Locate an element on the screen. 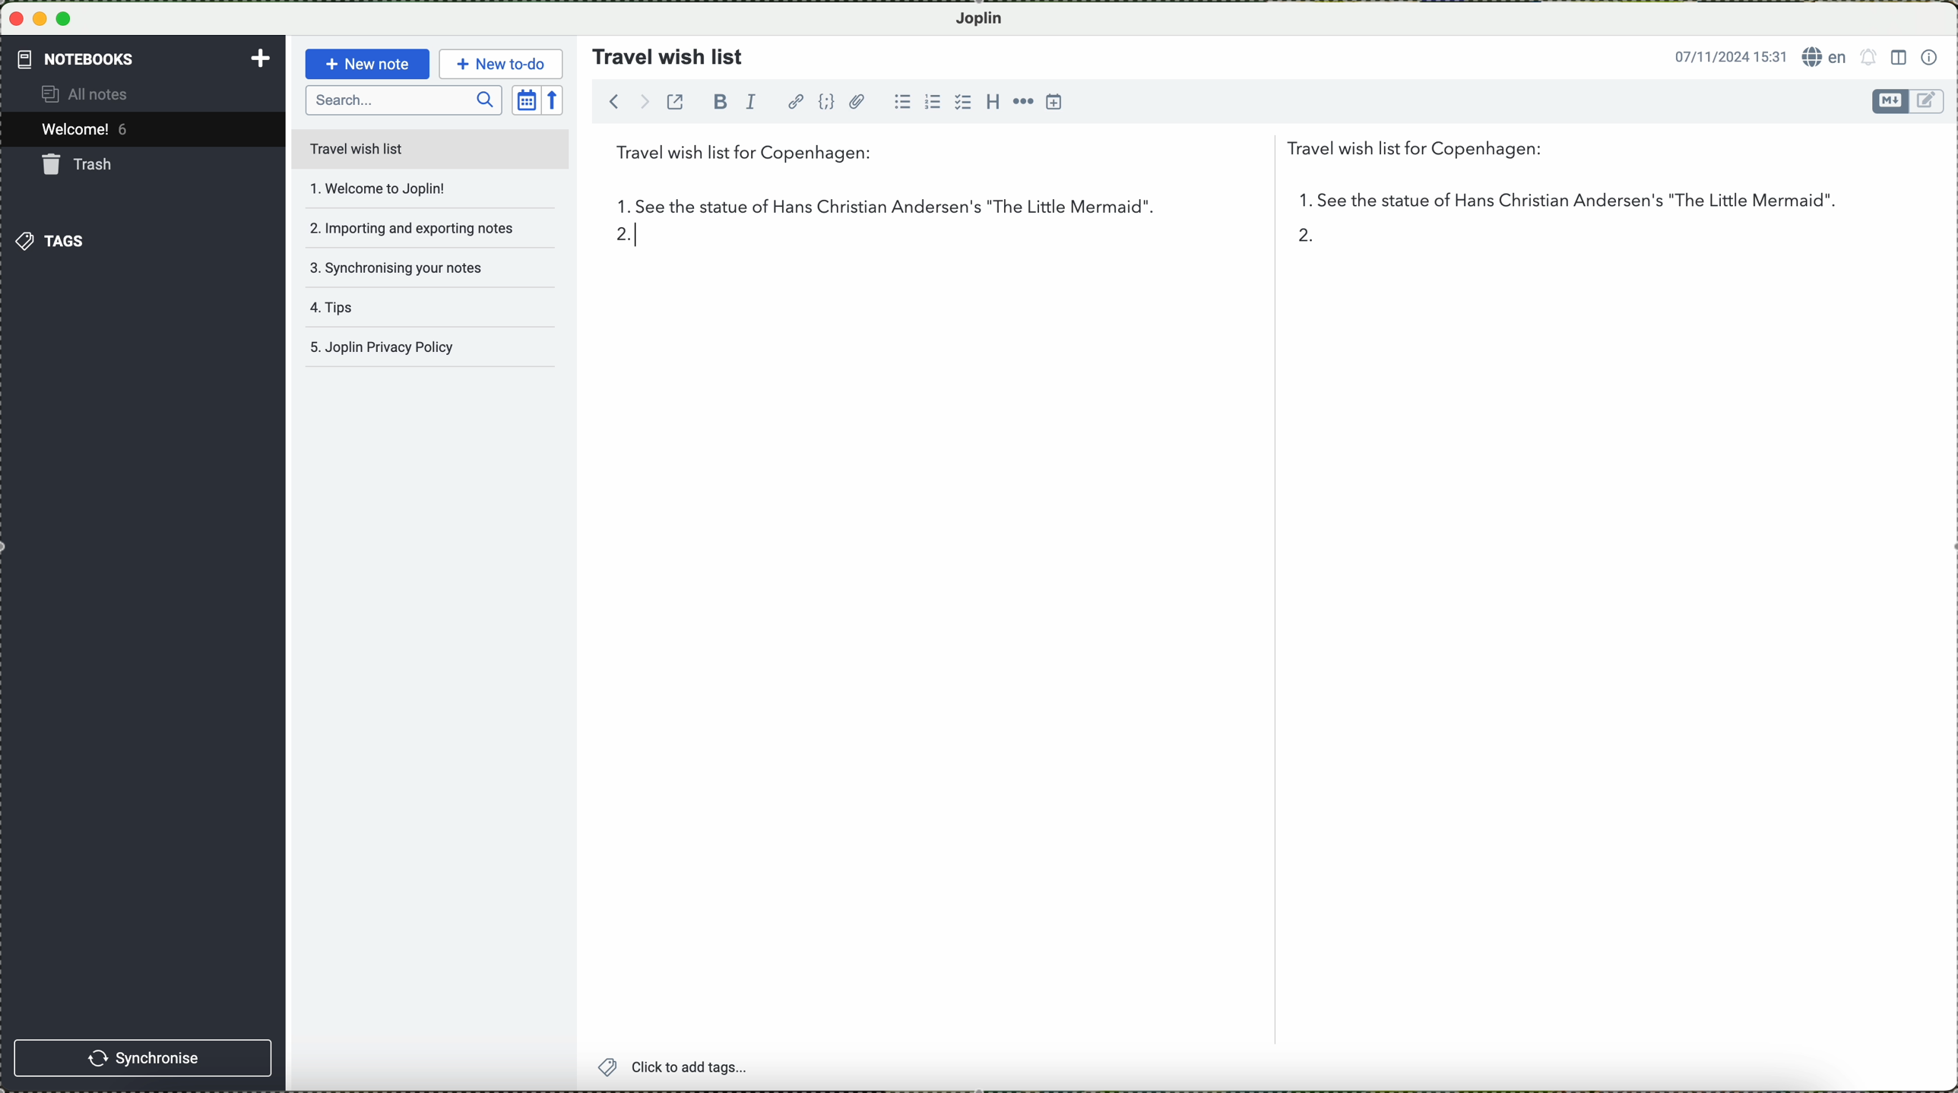 The width and height of the screenshot is (1958, 1093). date and hour is located at coordinates (1725, 55).